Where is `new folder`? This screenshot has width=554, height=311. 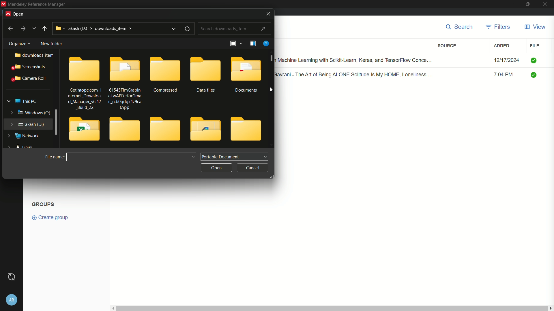 new folder is located at coordinates (51, 42).